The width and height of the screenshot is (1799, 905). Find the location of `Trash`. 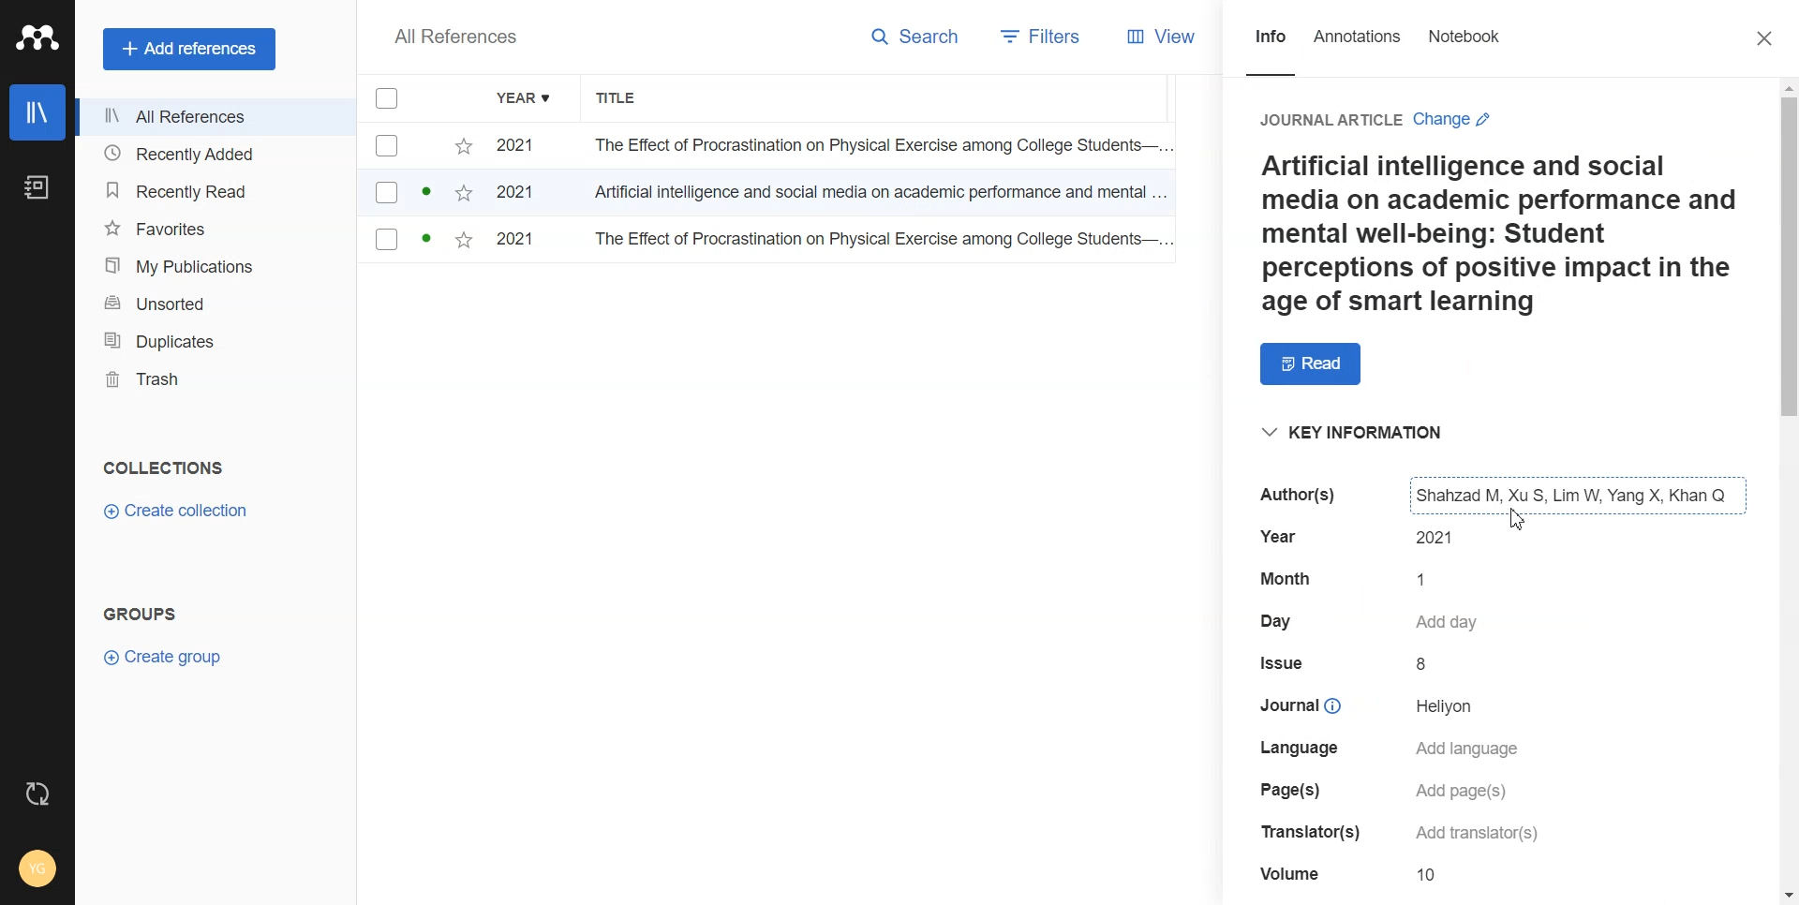

Trash is located at coordinates (215, 379).